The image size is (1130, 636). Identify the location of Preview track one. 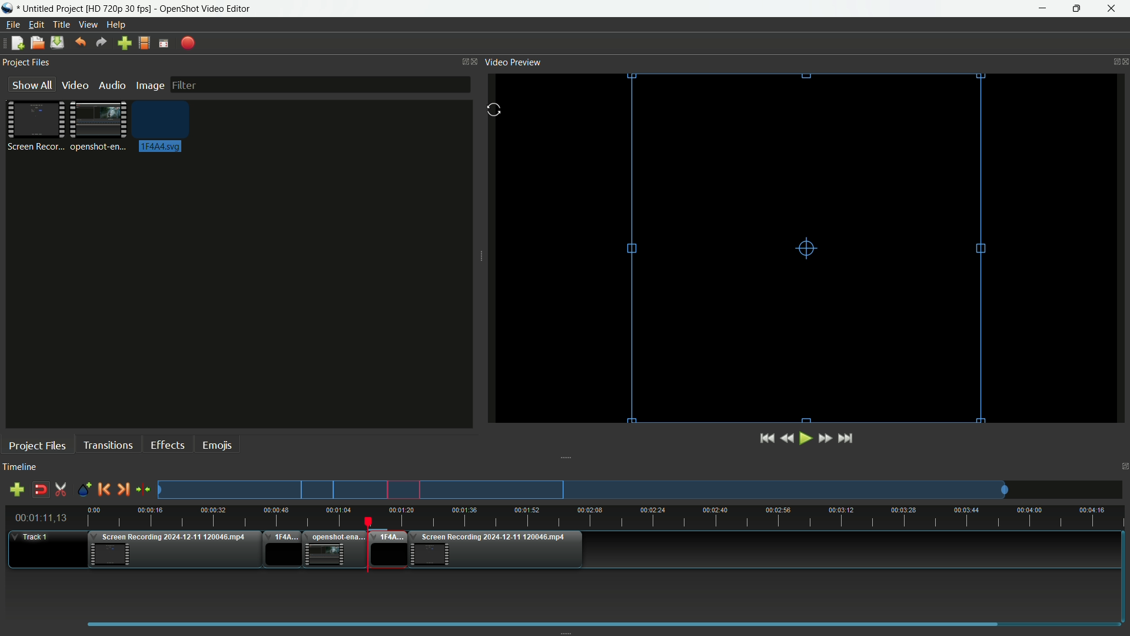
(644, 490).